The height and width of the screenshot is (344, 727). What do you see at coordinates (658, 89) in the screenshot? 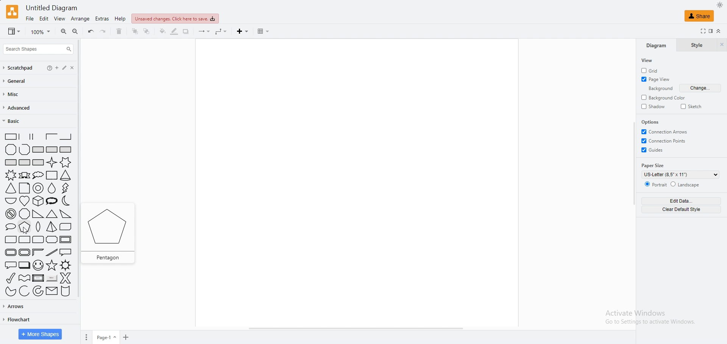
I see `background` at bounding box center [658, 89].